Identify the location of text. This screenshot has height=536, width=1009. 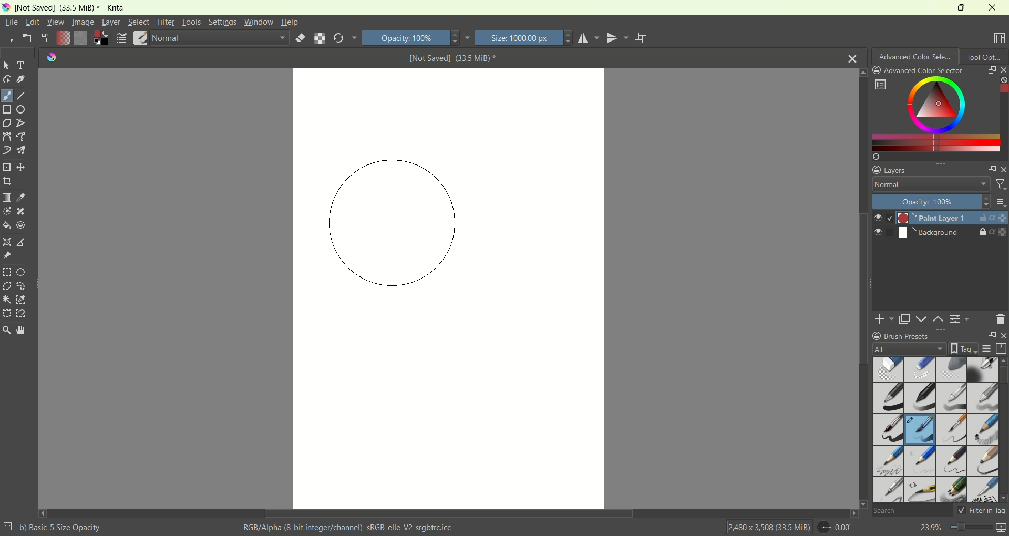
(22, 65).